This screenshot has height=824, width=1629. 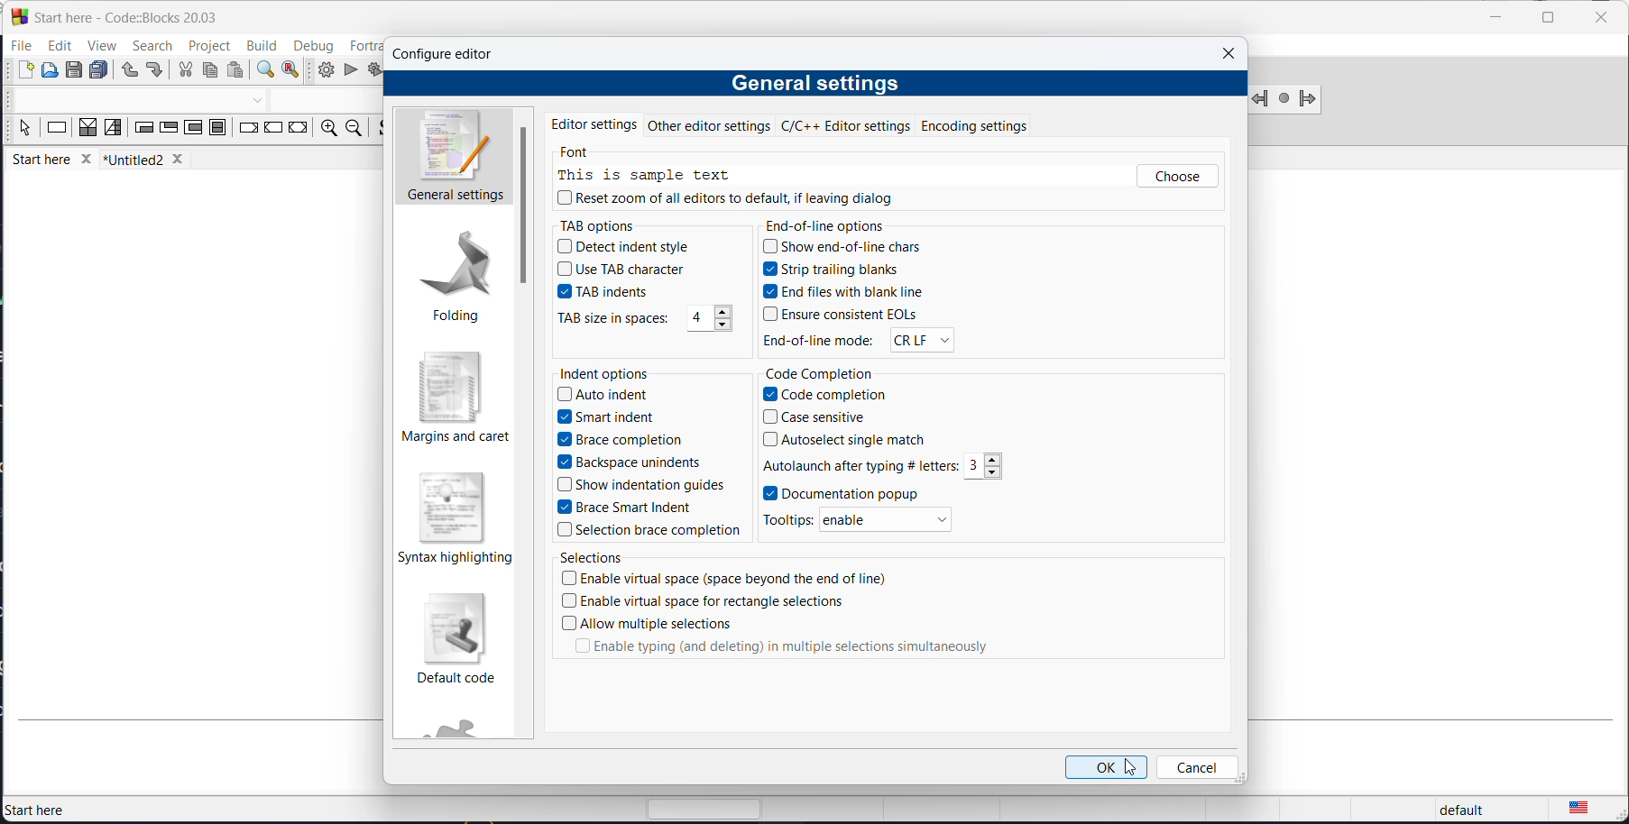 What do you see at coordinates (99, 71) in the screenshot?
I see `save all` at bounding box center [99, 71].